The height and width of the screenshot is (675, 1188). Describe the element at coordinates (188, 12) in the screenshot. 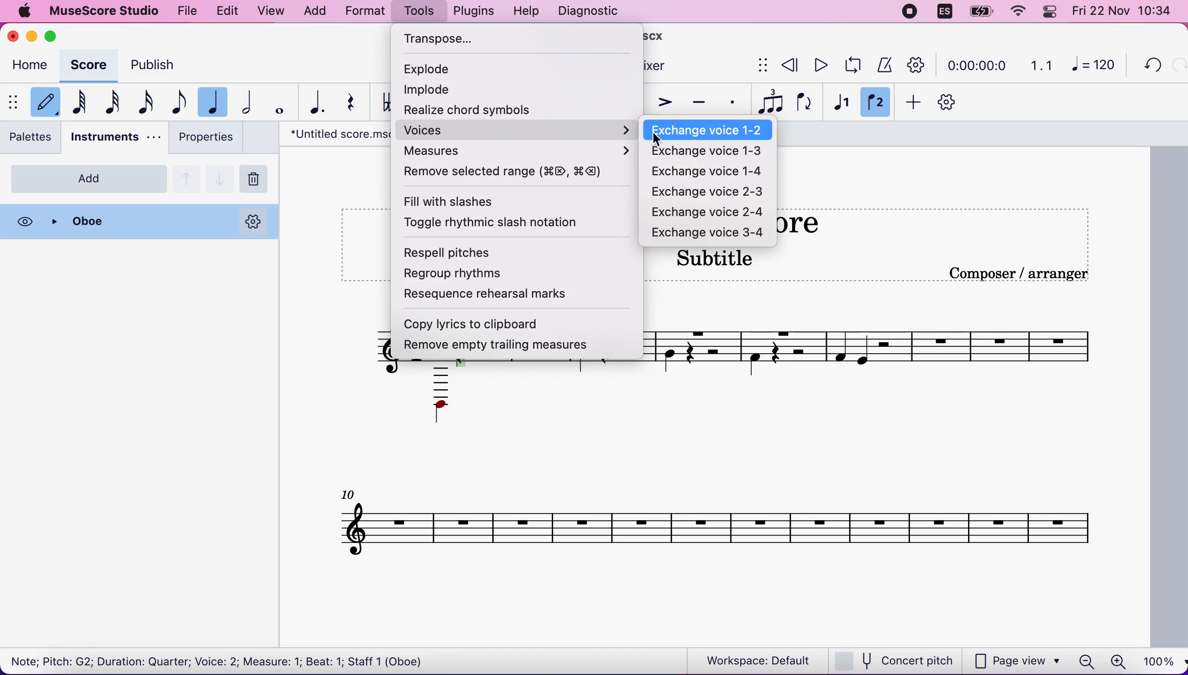

I see `file` at that location.